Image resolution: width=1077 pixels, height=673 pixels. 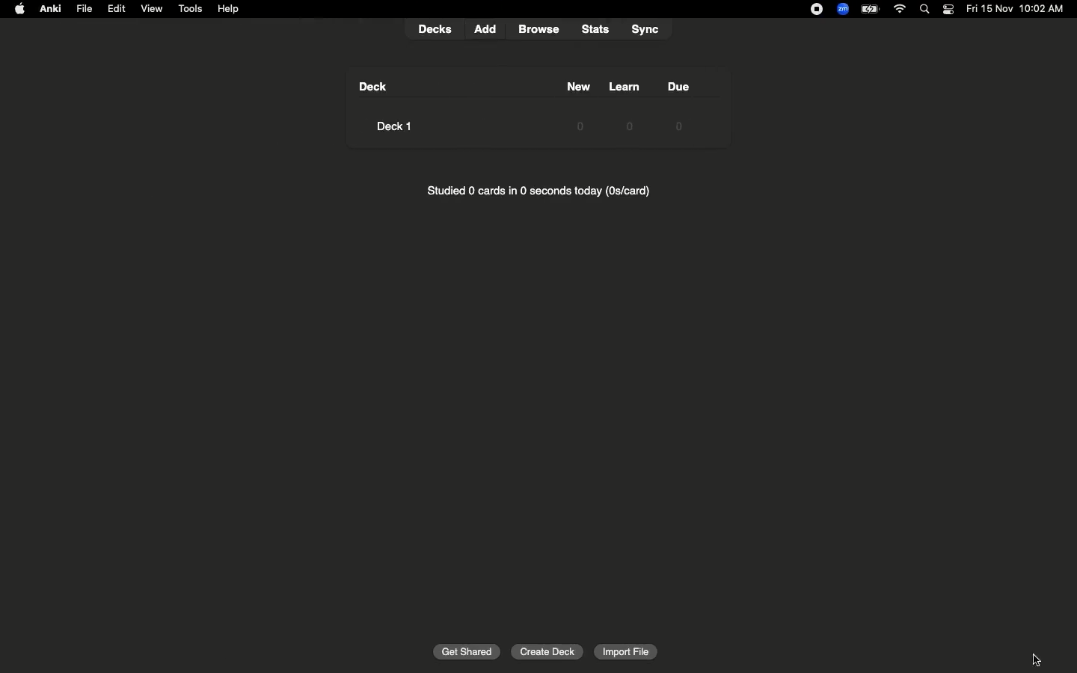 I want to click on Add, so click(x=489, y=28).